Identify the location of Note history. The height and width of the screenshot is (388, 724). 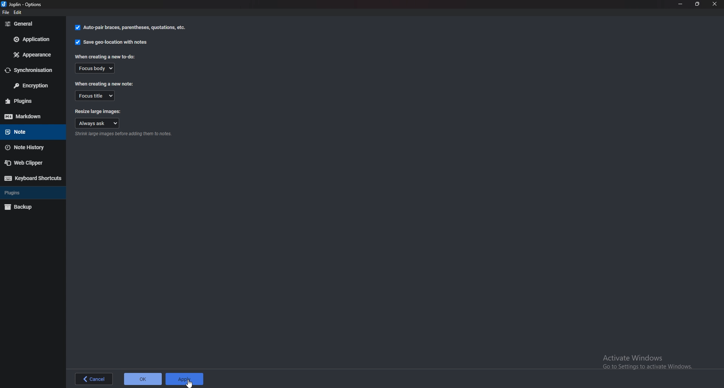
(29, 147).